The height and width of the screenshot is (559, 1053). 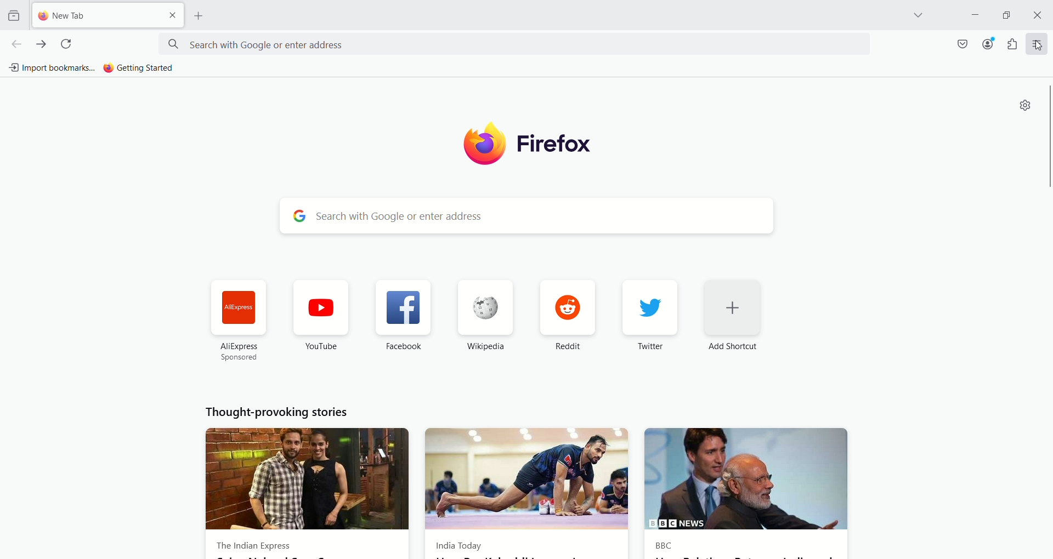 What do you see at coordinates (203, 15) in the screenshot?
I see `open a new tab` at bounding box center [203, 15].